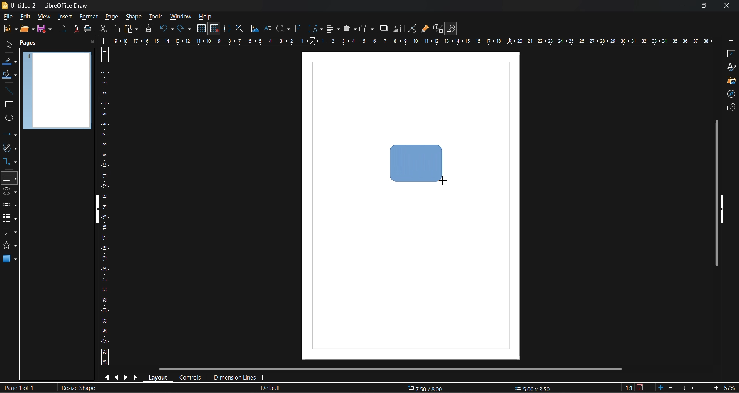  Describe the element at coordinates (10, 62) in the screenshot. I see `line color` at that location.